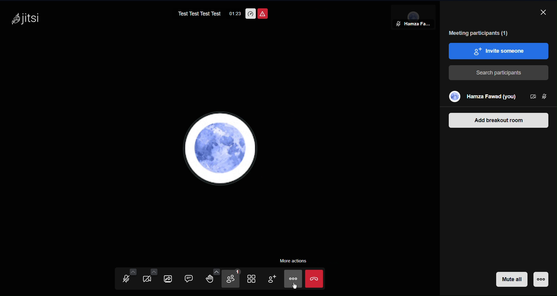  Describe the element at coordinates (148, 278) in the screenshot. I see `Video` at that location.